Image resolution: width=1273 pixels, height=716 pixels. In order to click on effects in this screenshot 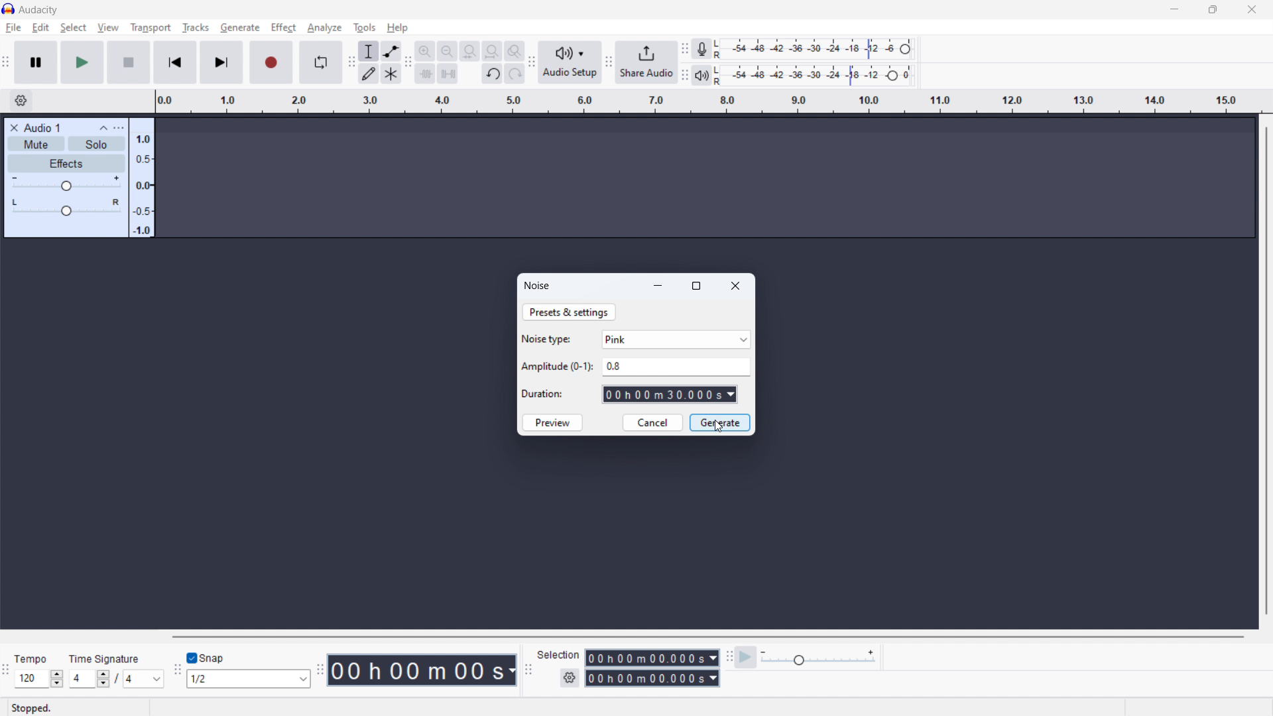, I will do `click(66, 162)`.